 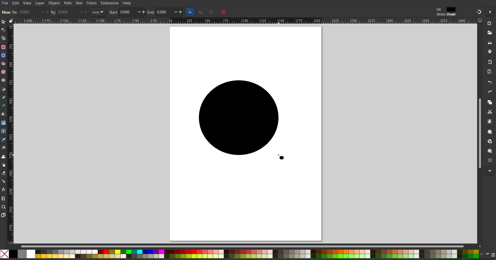 I want to click on circle options, so click(x=190, y=12).